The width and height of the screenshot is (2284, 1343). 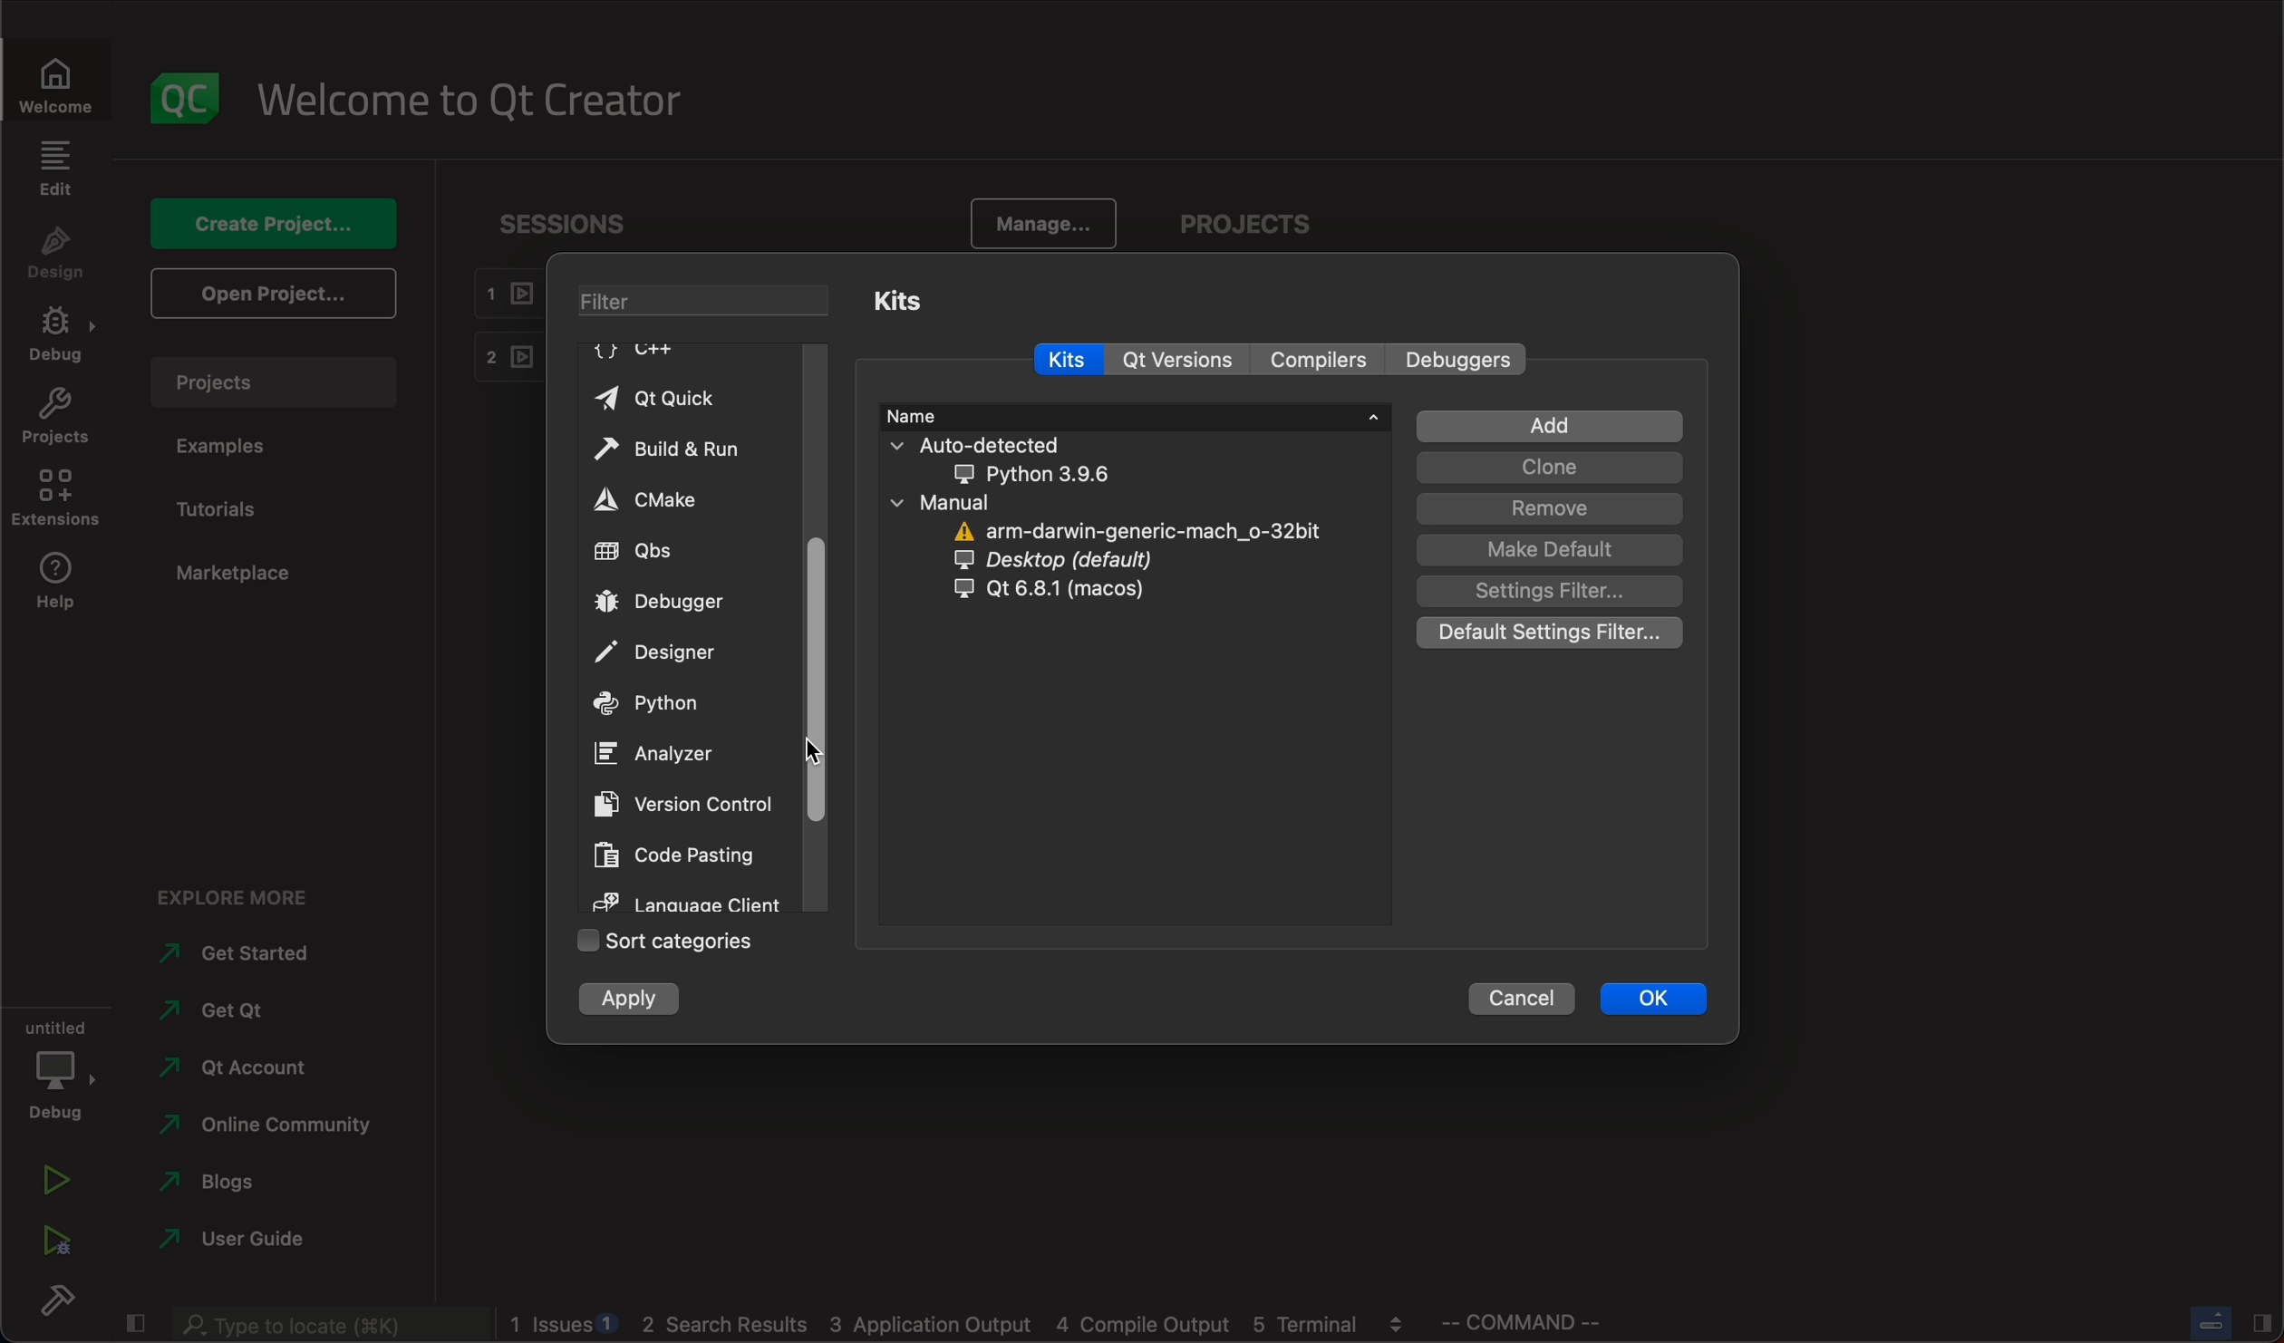 What do you see at coordinates (1657, 994) in the screenshot?
I see `ok` at bounding box center [1657, 994].